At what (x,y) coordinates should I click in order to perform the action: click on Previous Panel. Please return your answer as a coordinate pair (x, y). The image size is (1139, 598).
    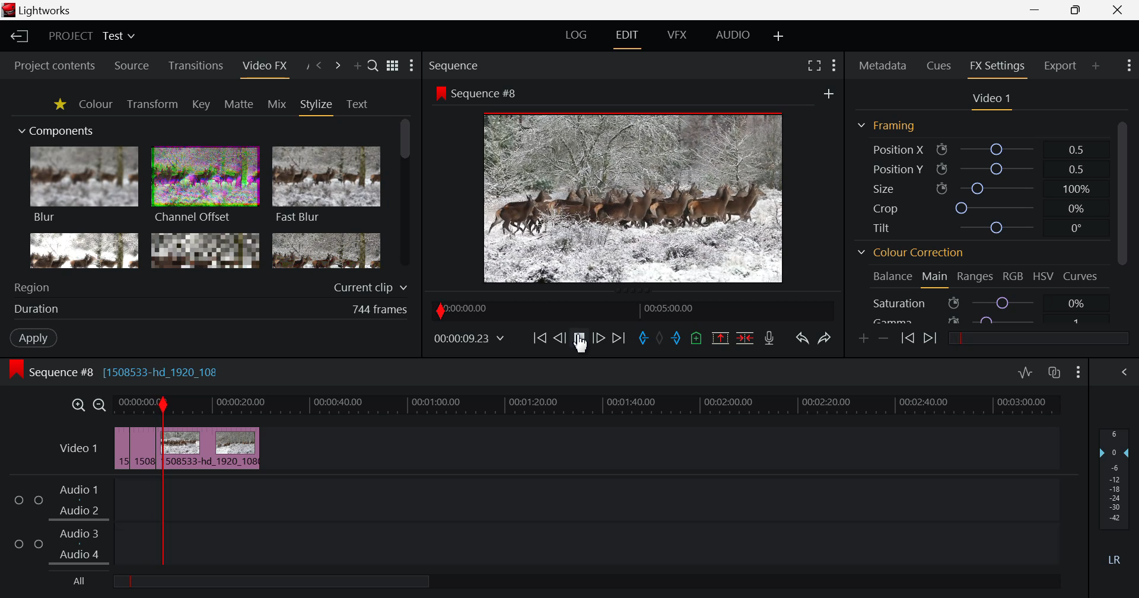
    Looking at the image, I should click on (319, 66).